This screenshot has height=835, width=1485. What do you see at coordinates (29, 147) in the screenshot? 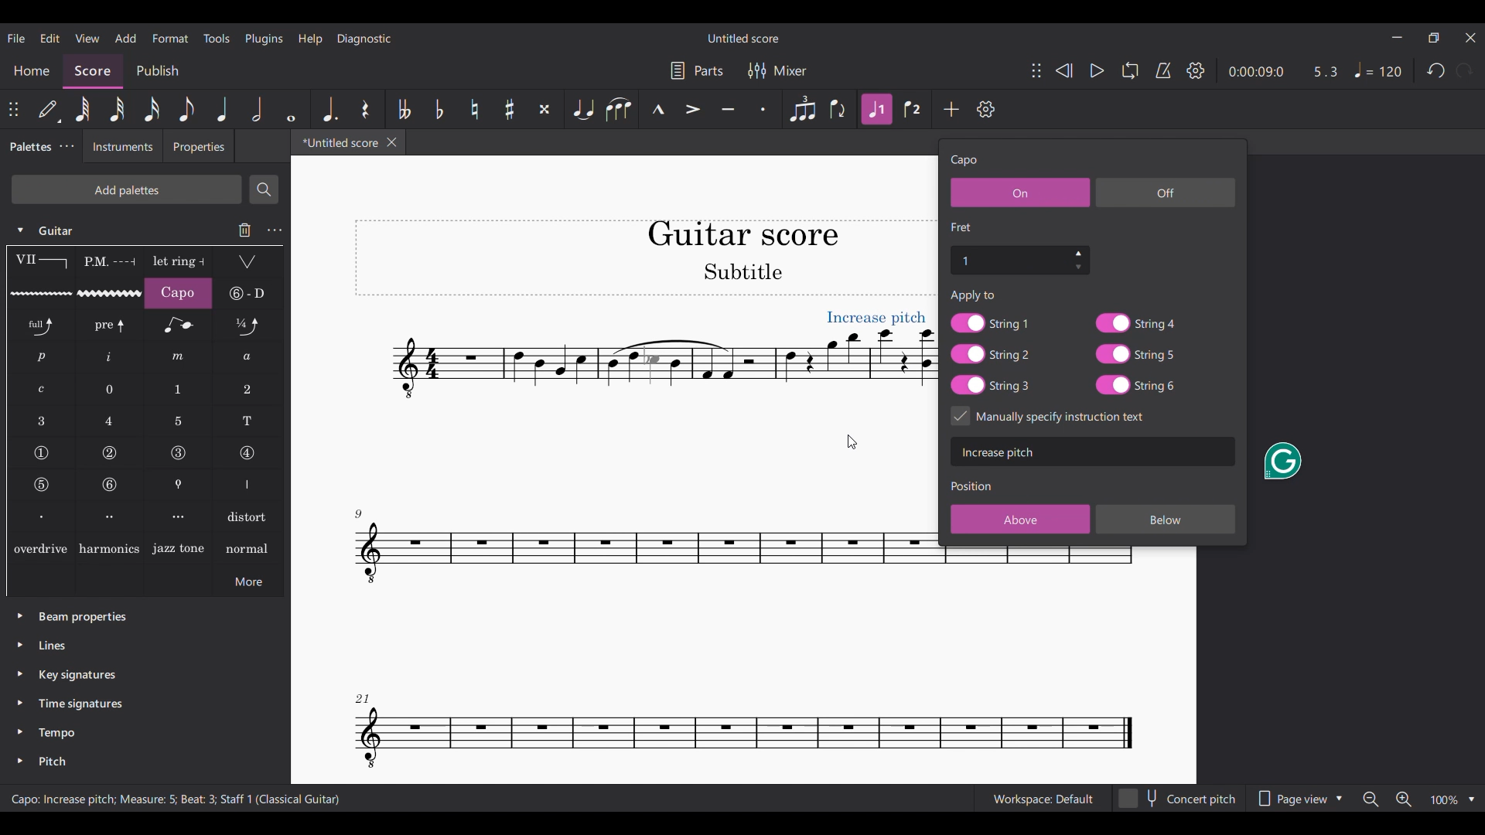
I see `Palettes, current tab` at bounding box center [29, 147].